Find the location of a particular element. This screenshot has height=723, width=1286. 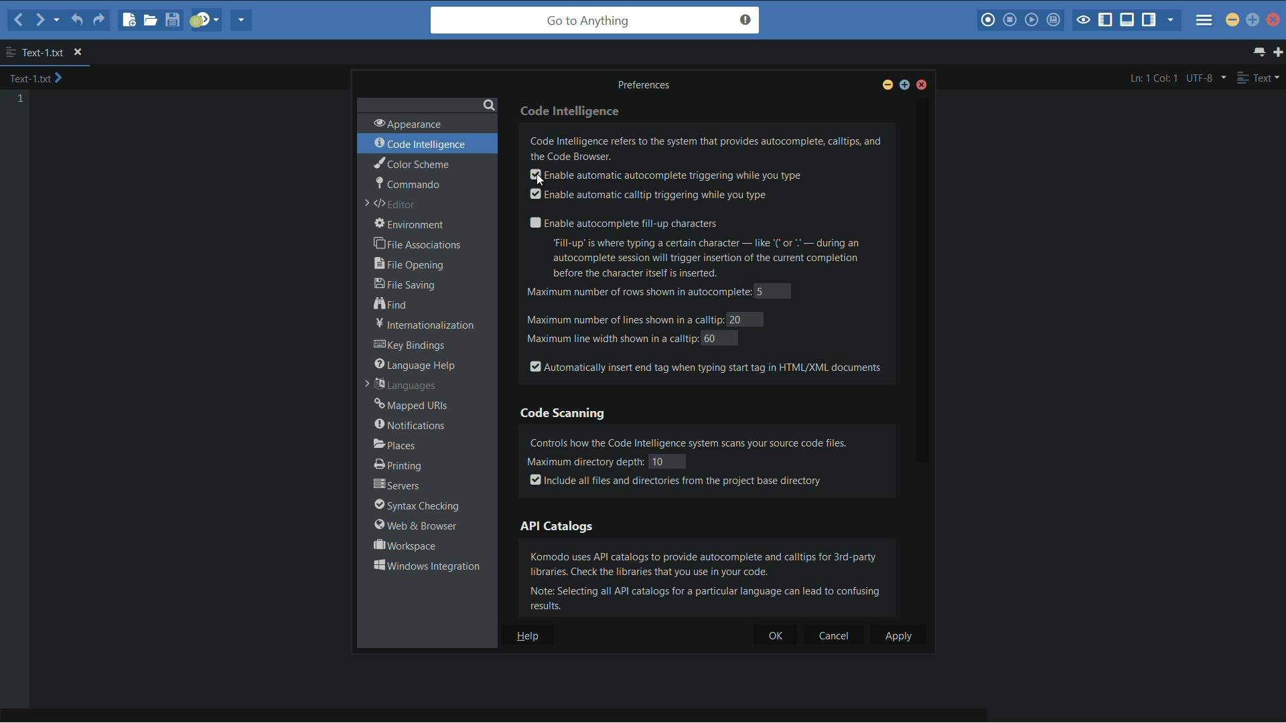

code scanning is located at coordinates (565, 414).